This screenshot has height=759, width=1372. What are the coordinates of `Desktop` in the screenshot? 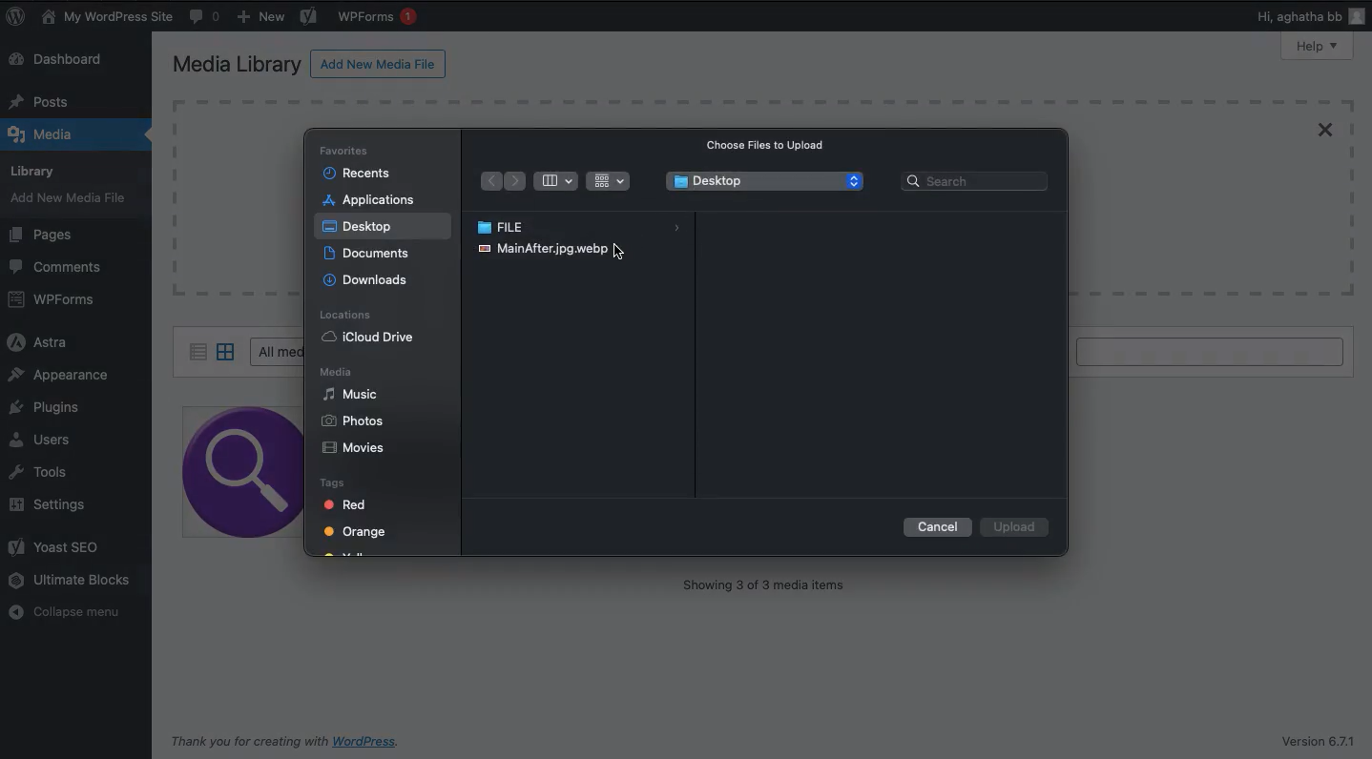 It's located at (358, 225).